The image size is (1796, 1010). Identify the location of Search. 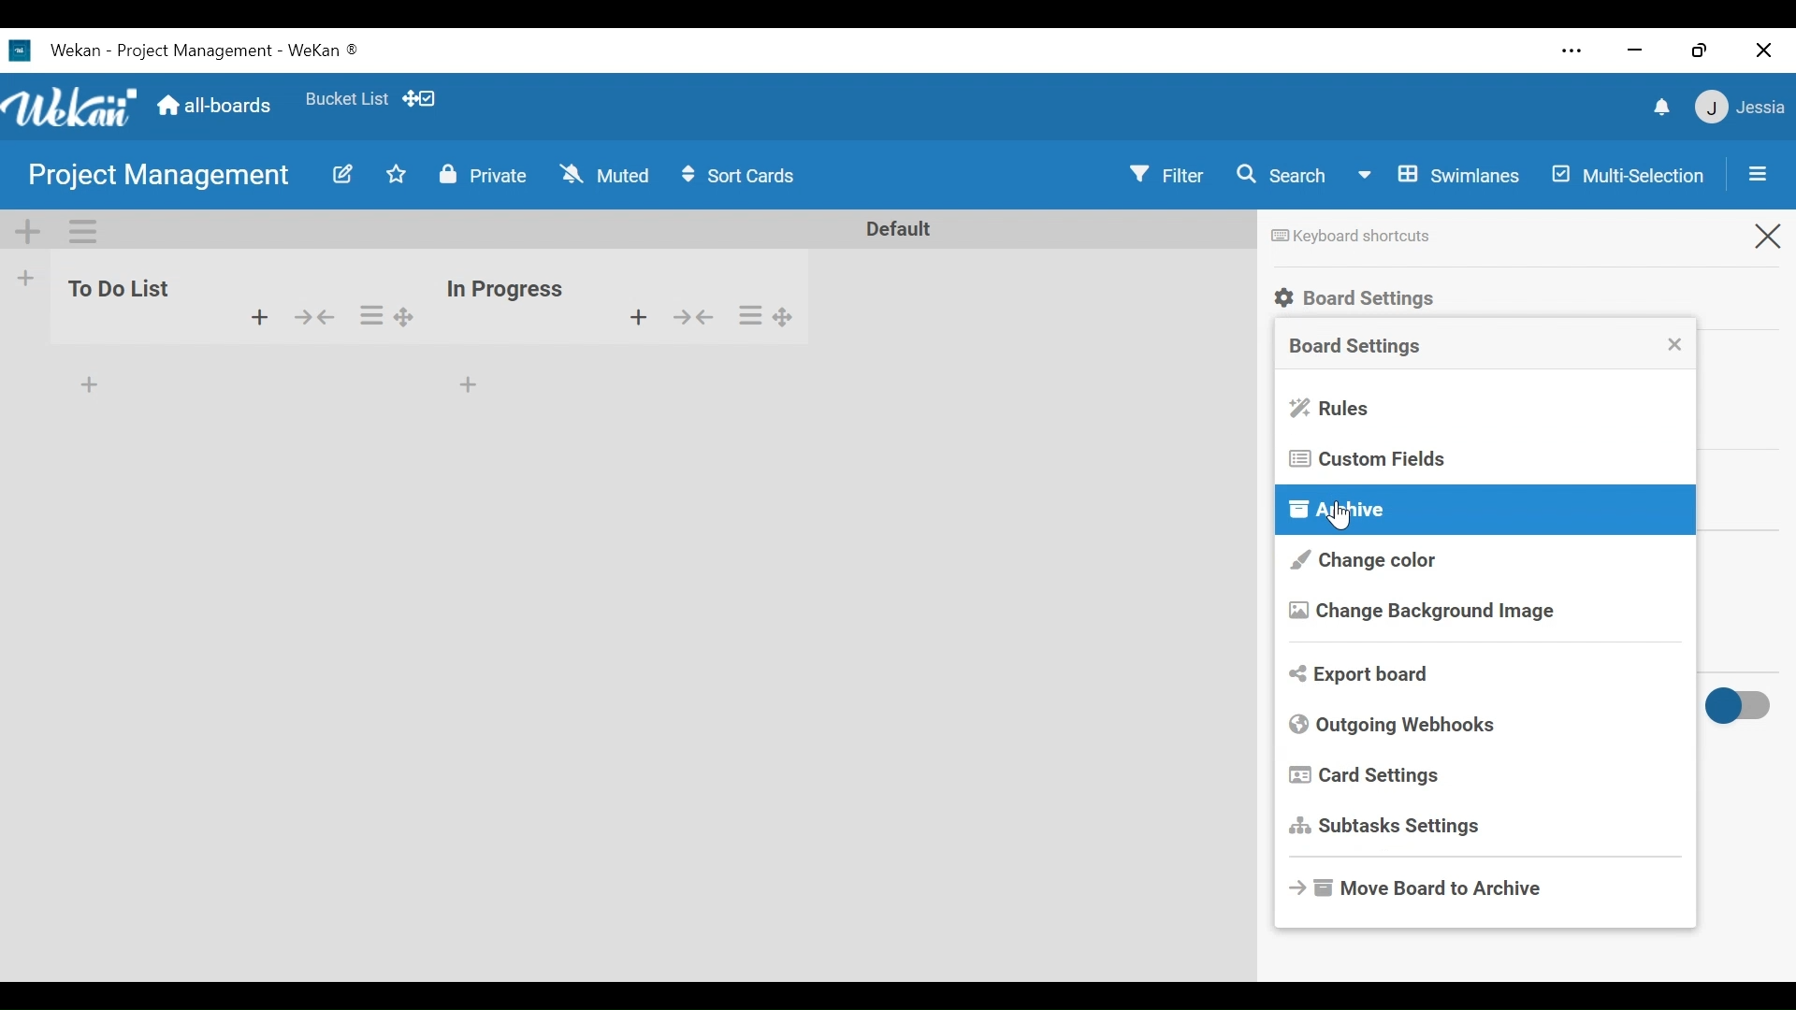
(1288, 175).